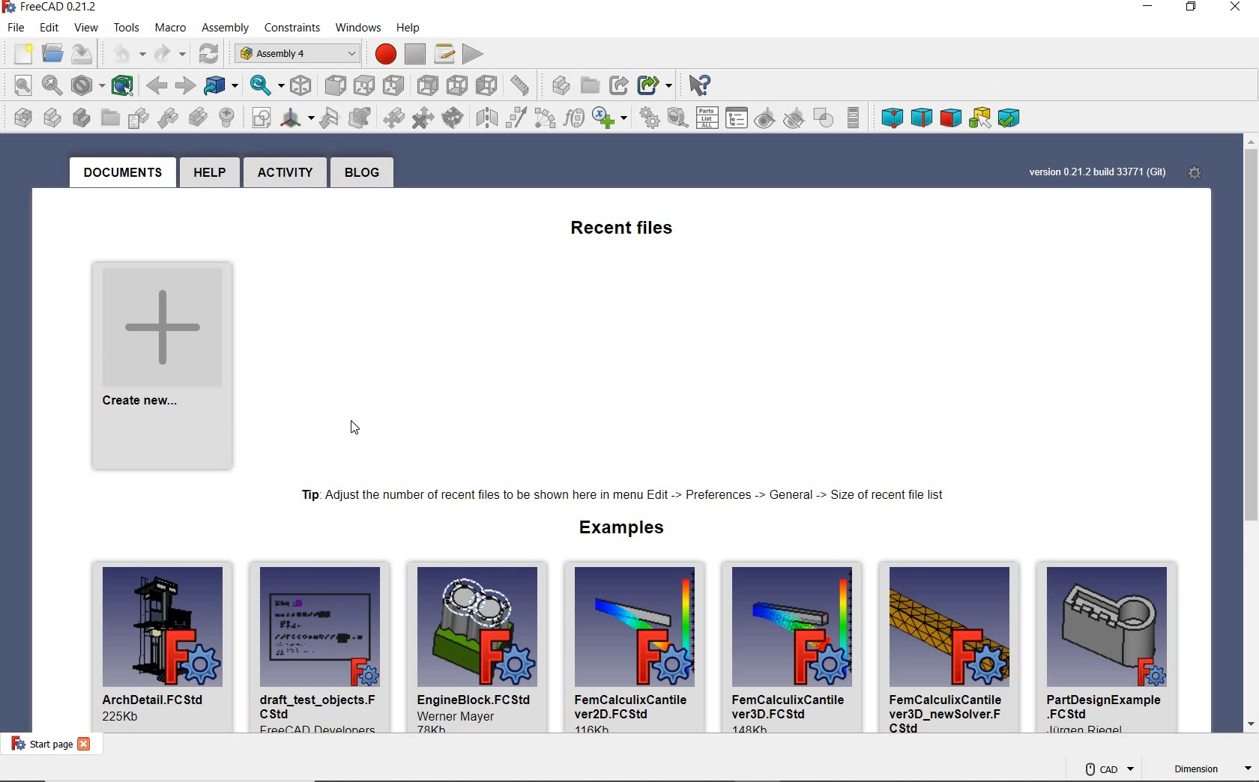  Describe the element at coordinates (635, 646) in the screenshot. I see `FemCalculix` at that location.